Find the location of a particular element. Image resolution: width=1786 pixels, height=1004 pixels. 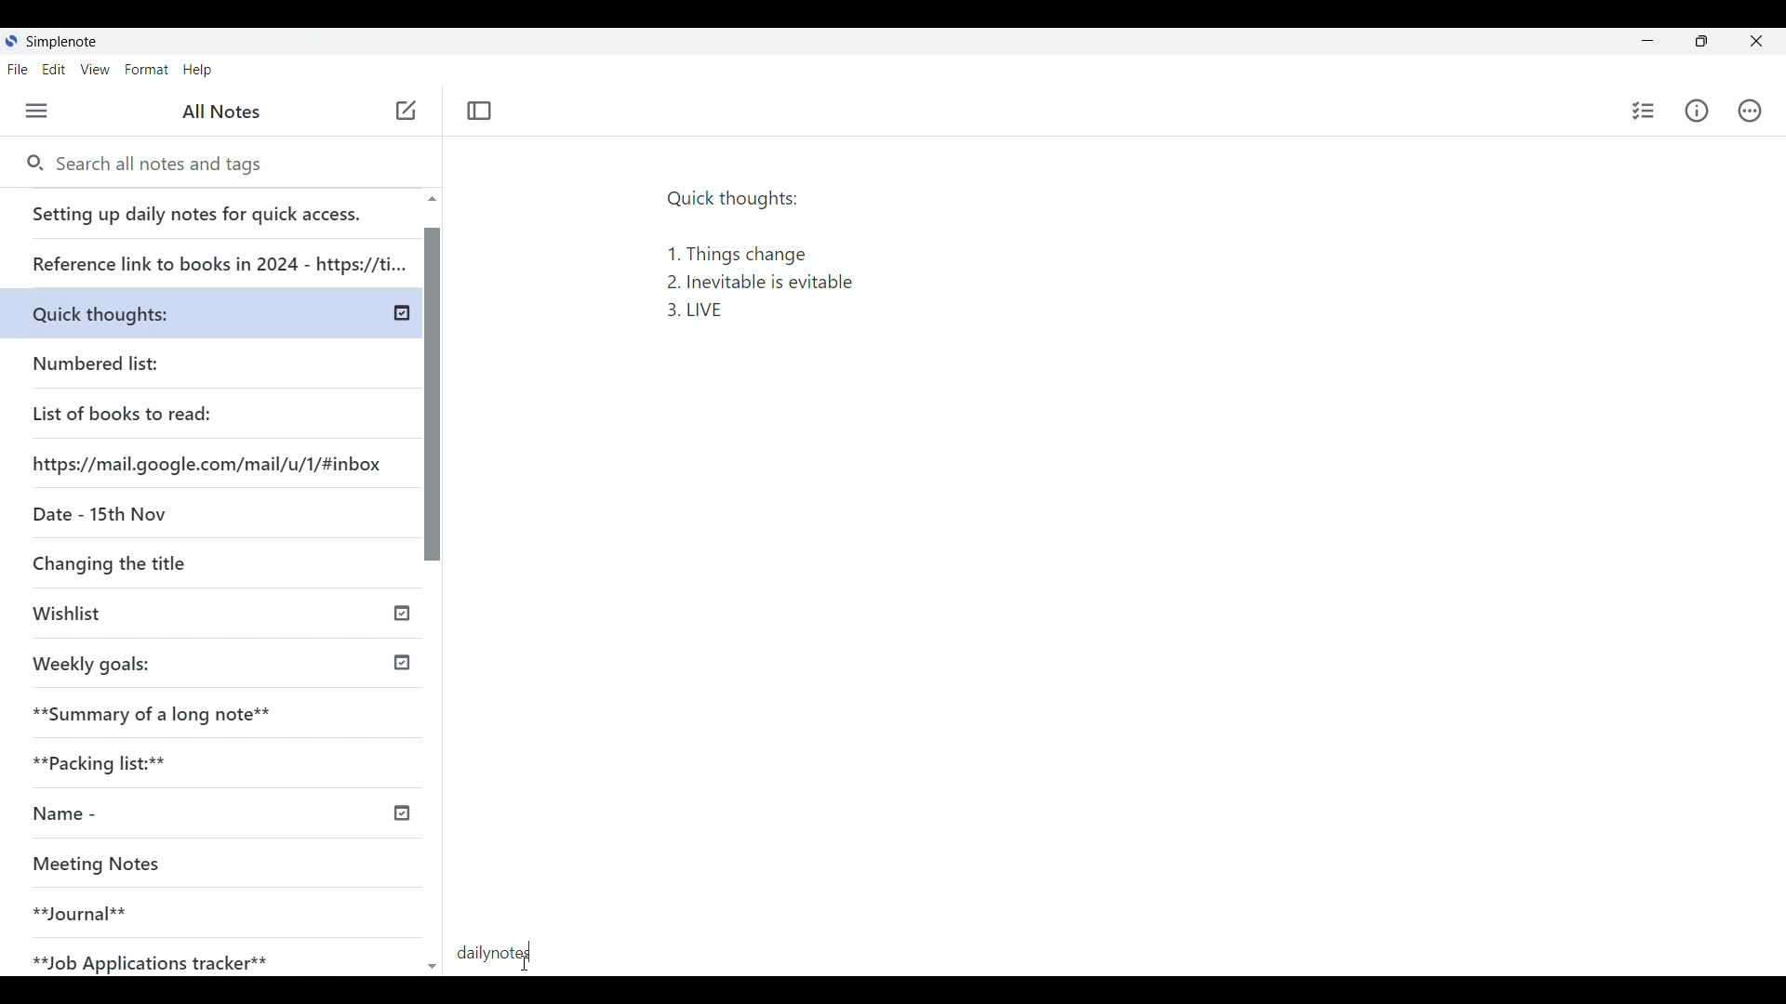

Quick slide to top is located at coordinates (433, 967).